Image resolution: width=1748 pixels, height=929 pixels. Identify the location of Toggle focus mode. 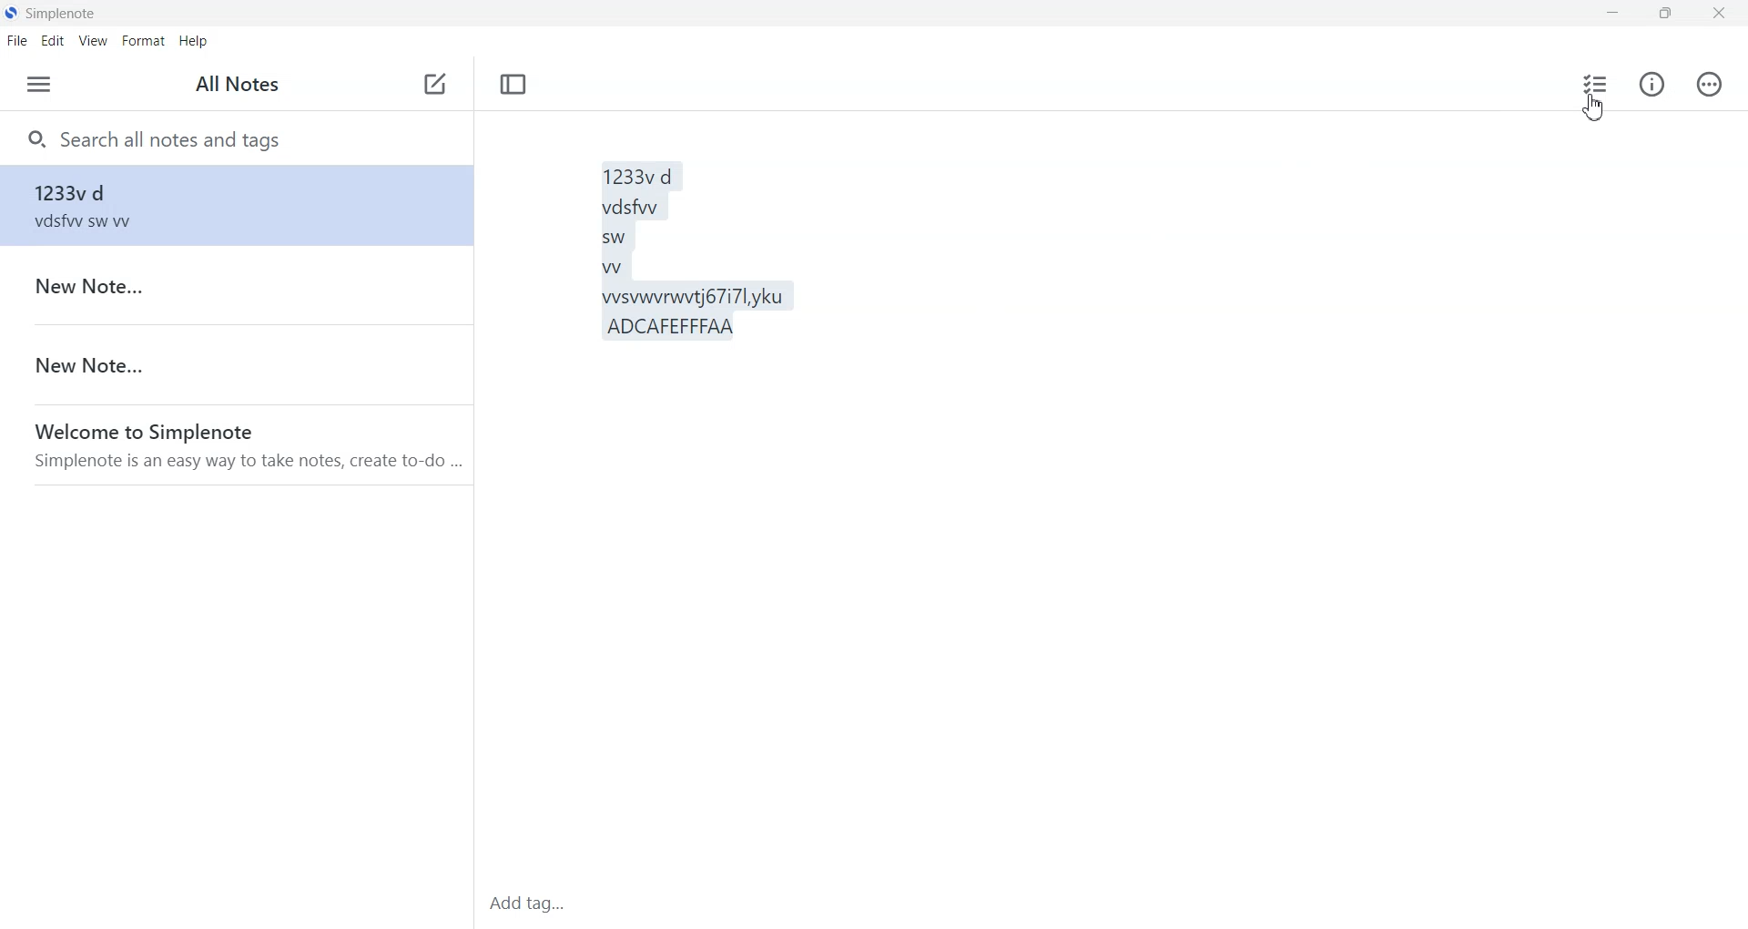
(513, 83).